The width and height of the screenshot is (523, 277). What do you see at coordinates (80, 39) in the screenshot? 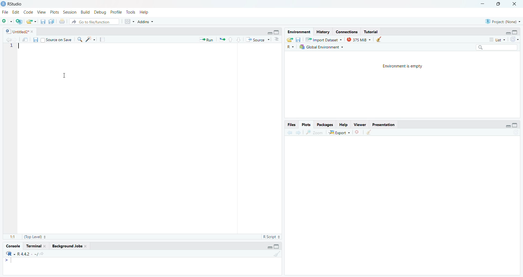
I see `find/replace` at bounding box center [80, 39].